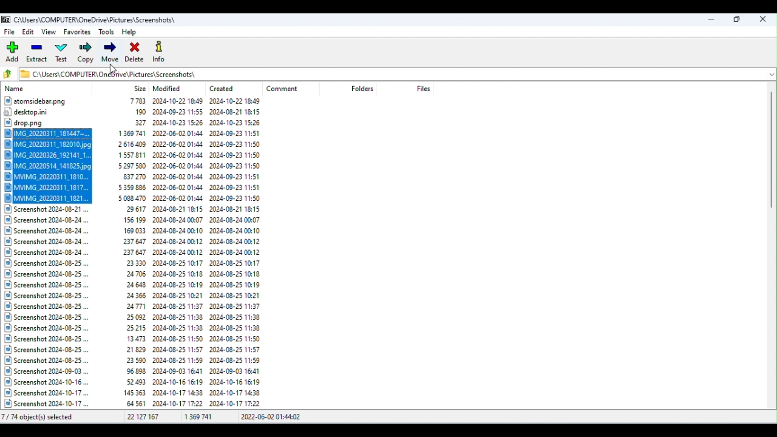  I want to click on Cursor, so click(112, 72).